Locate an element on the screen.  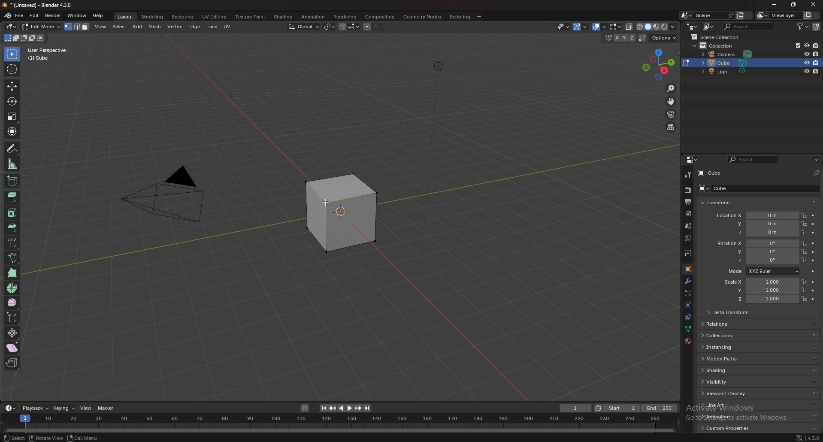
display mode is located at coordinates (709, 27).